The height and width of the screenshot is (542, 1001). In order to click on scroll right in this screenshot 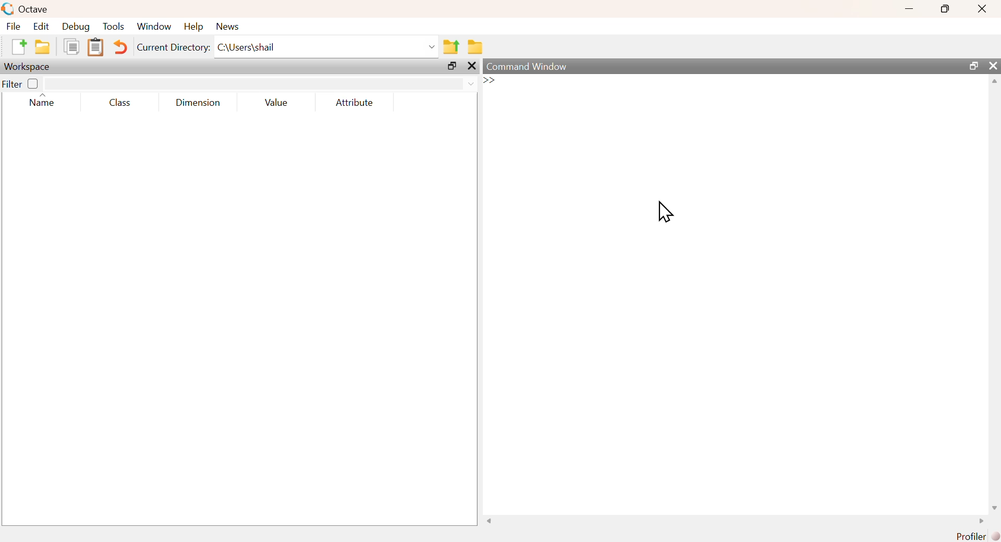, I will do `click(979, 521)`.